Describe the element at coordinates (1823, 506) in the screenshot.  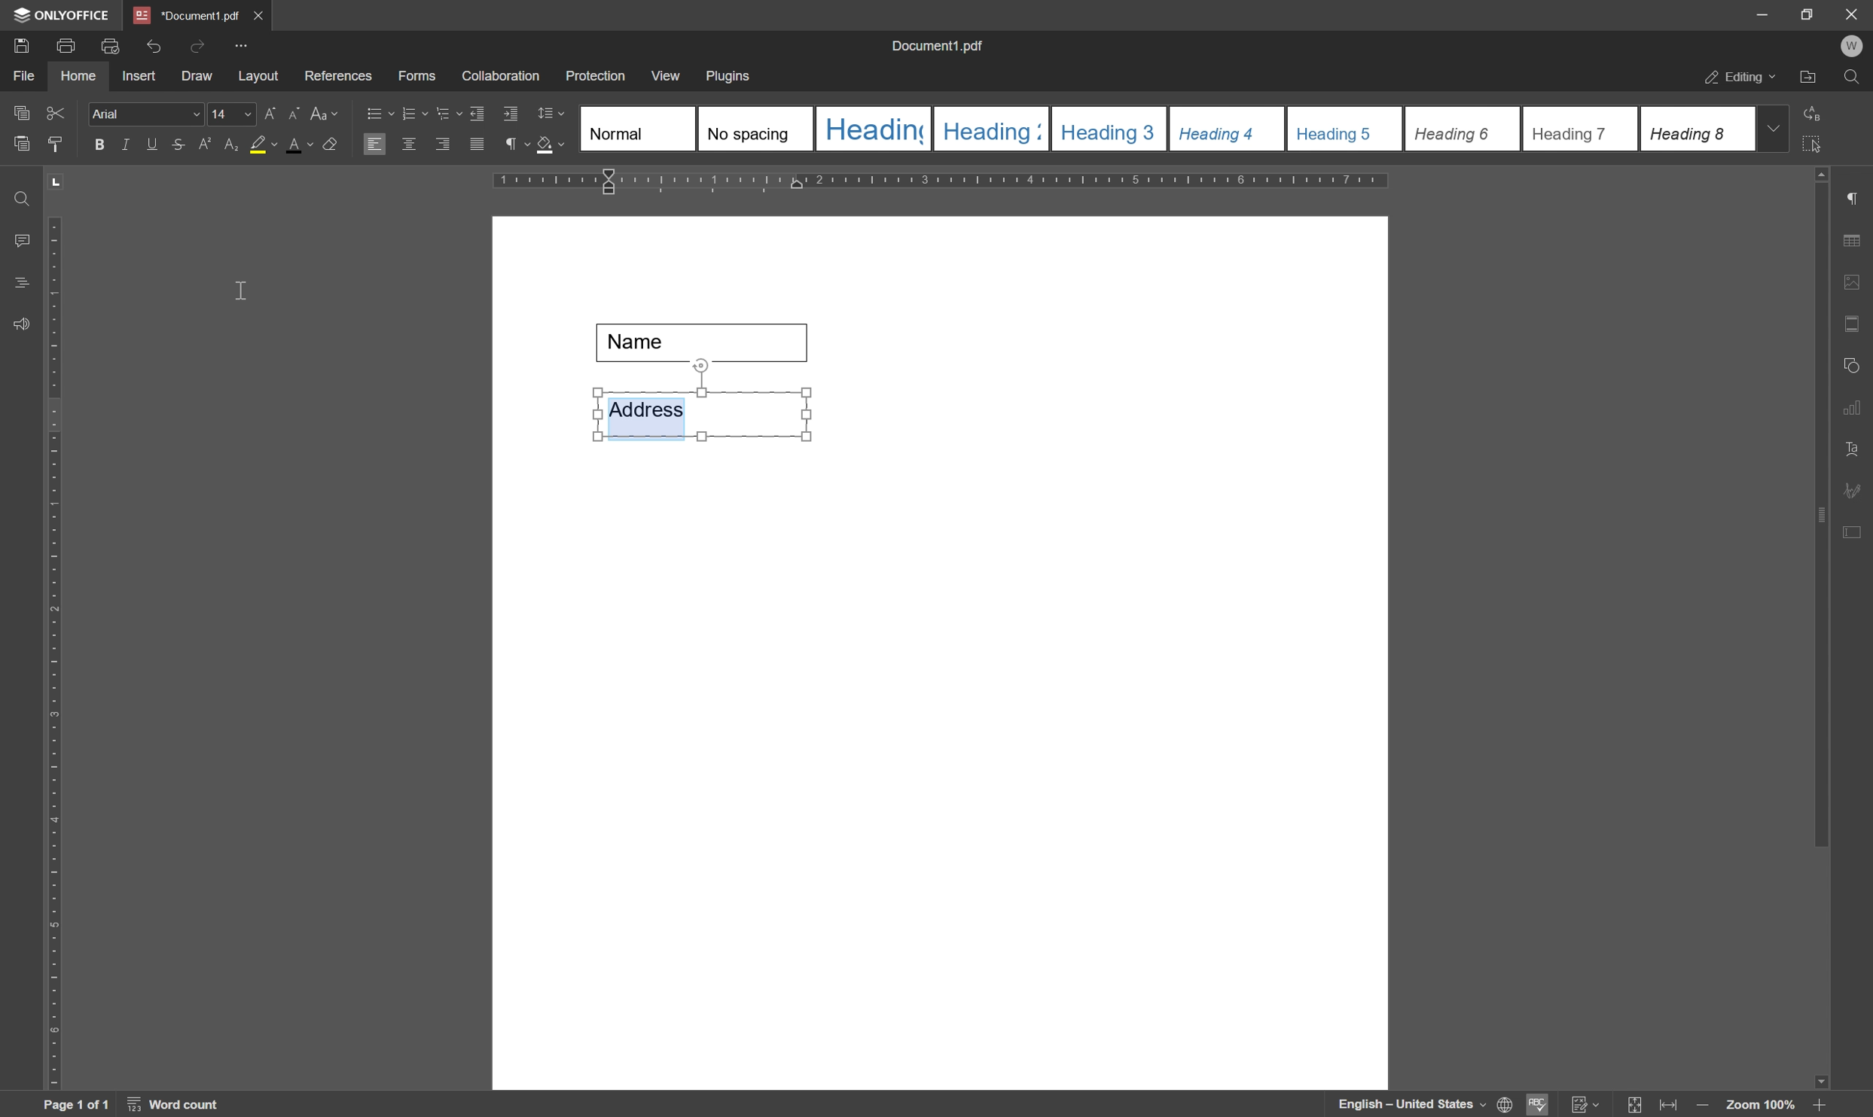
I see `scroll bar` at that location.